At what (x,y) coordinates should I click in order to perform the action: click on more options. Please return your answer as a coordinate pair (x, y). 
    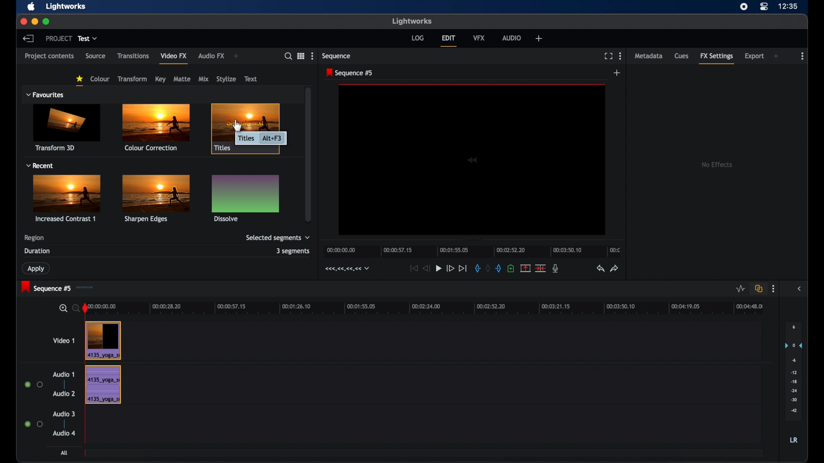
    Looking at the image, I should click on (312, 55).